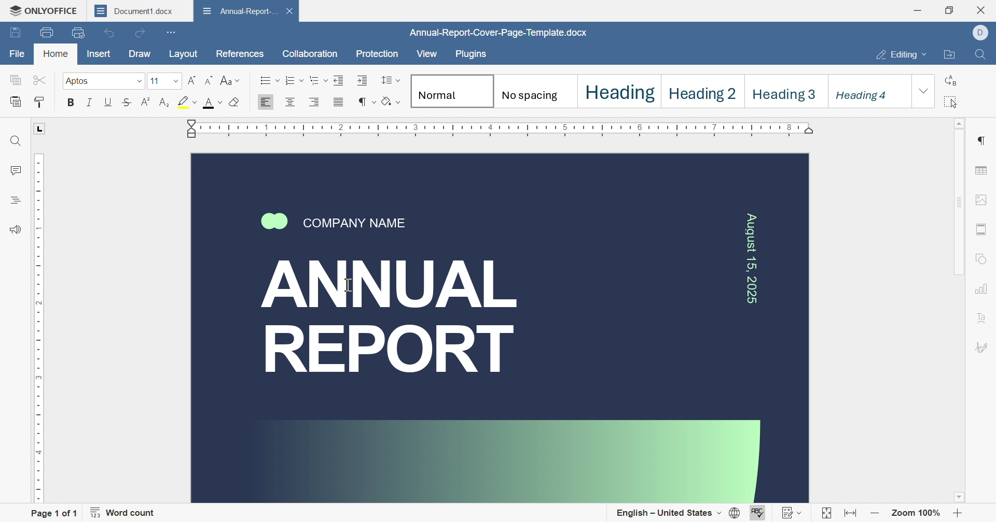 This screenshot has width=996, height=522. Describe the element at coordinates (15, 200) in the screenshot. I see `headings` at that location.